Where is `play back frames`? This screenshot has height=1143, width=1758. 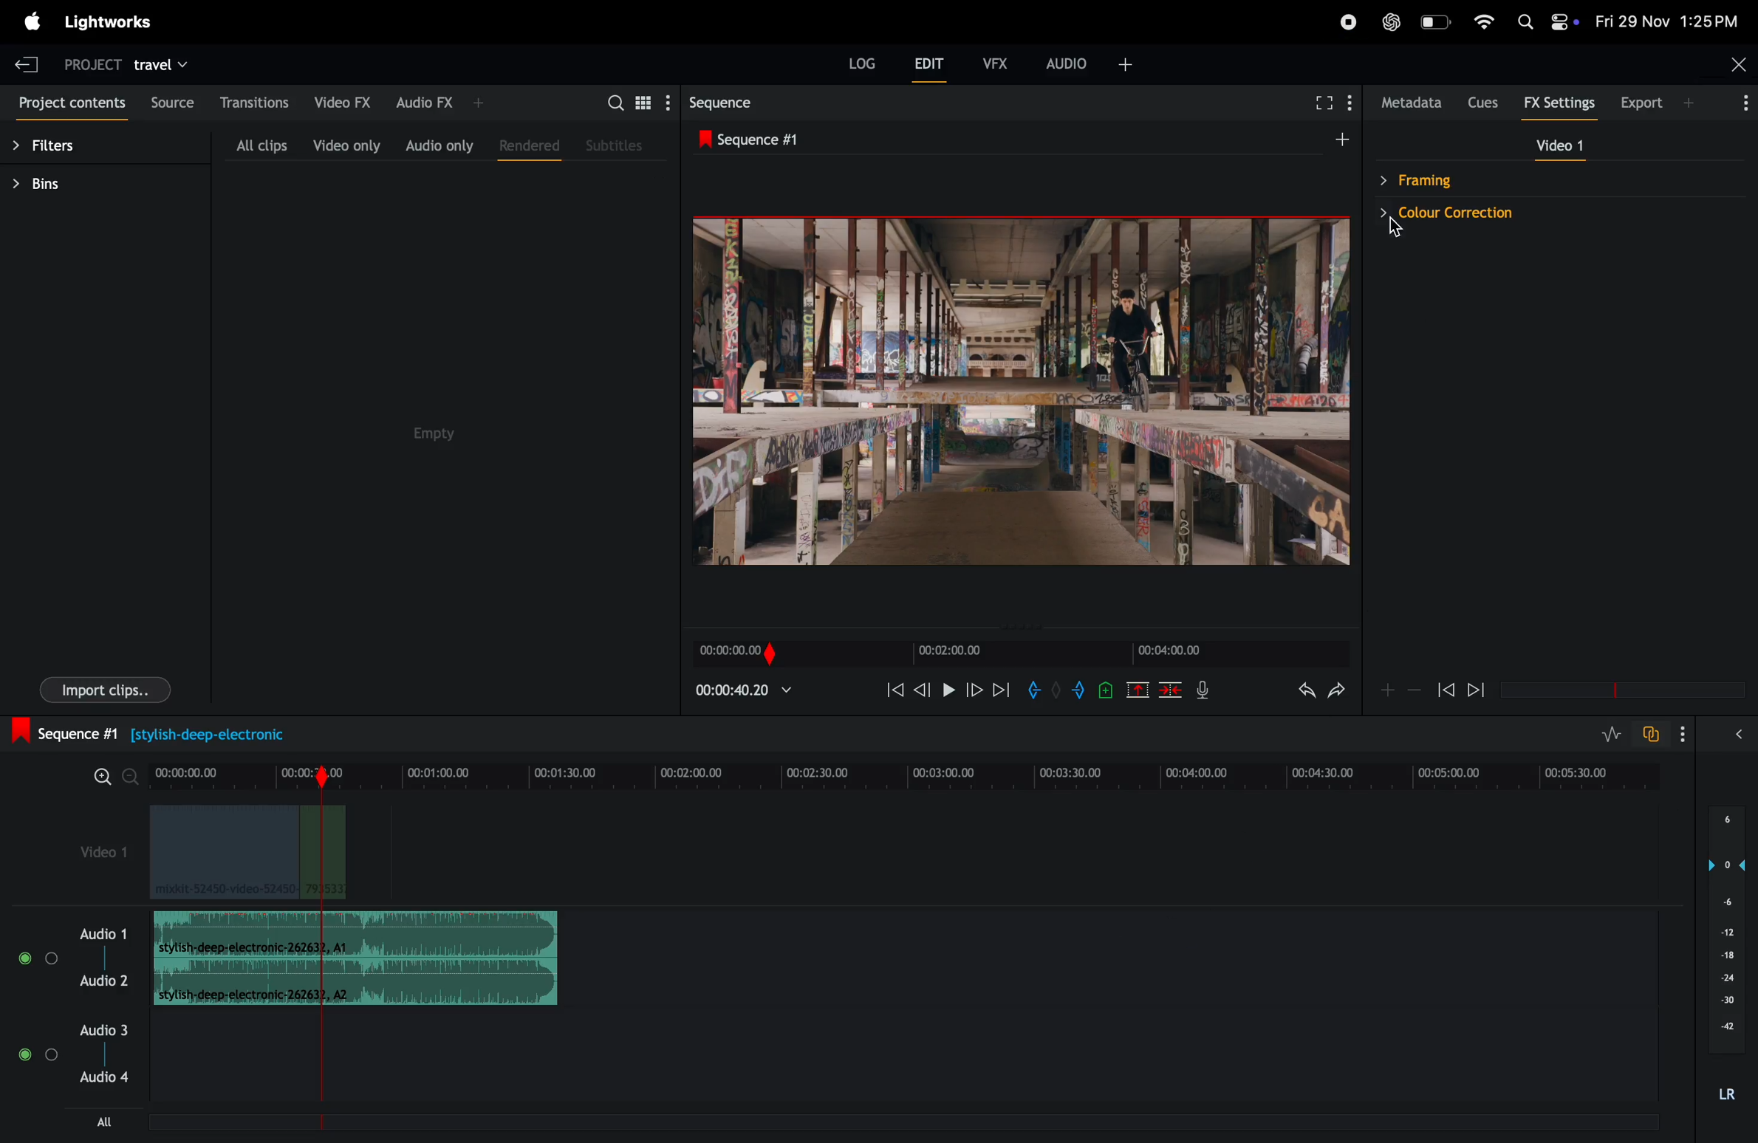 play back frames is located at coordinates (1019, 391).